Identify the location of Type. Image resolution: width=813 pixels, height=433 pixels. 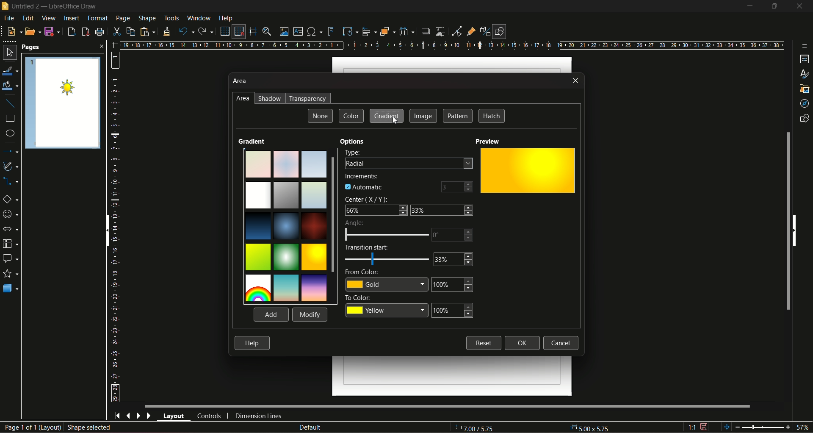
(409, 159).